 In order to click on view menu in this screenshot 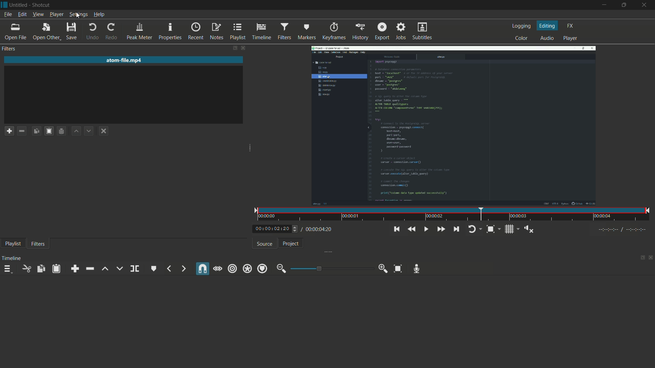, I will do `click(38, 15)`.